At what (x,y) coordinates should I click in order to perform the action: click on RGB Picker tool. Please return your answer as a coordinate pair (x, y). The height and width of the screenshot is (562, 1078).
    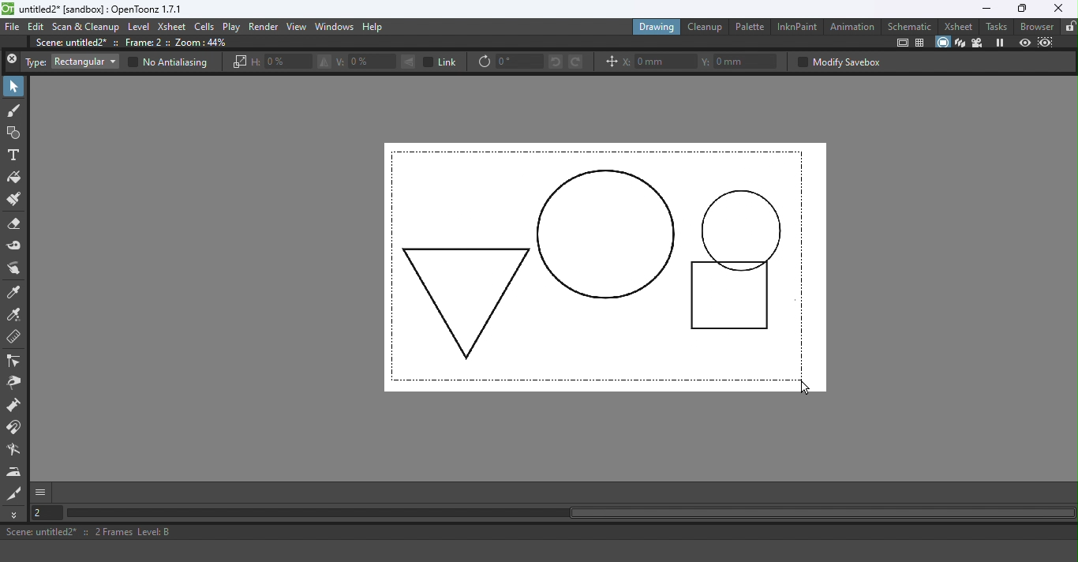
    Looking at the image, I should click on (15, 316).